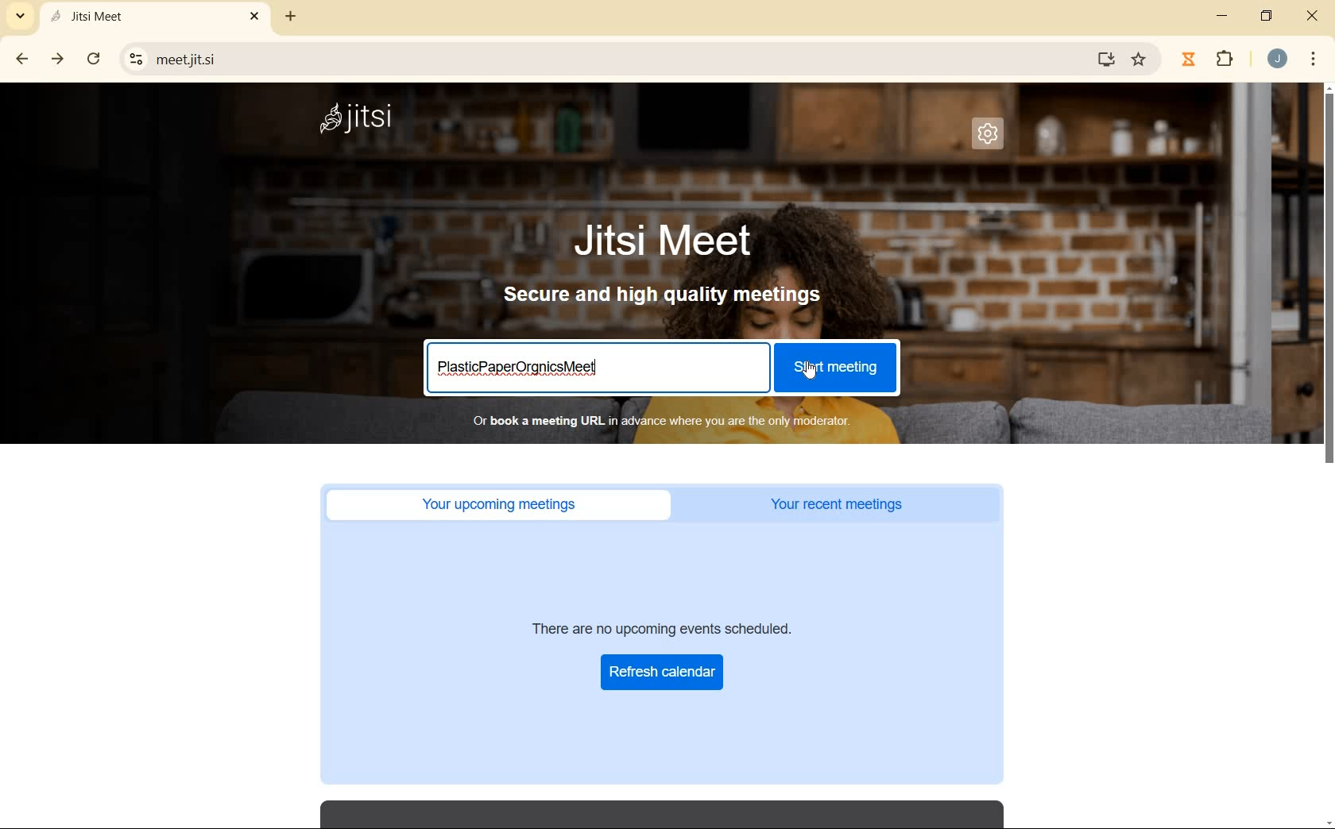 The image size is (1335, 829). Describe the element at coordinates (674, 297) in the screenshot. I see `secure and high quality meetings` at that location.